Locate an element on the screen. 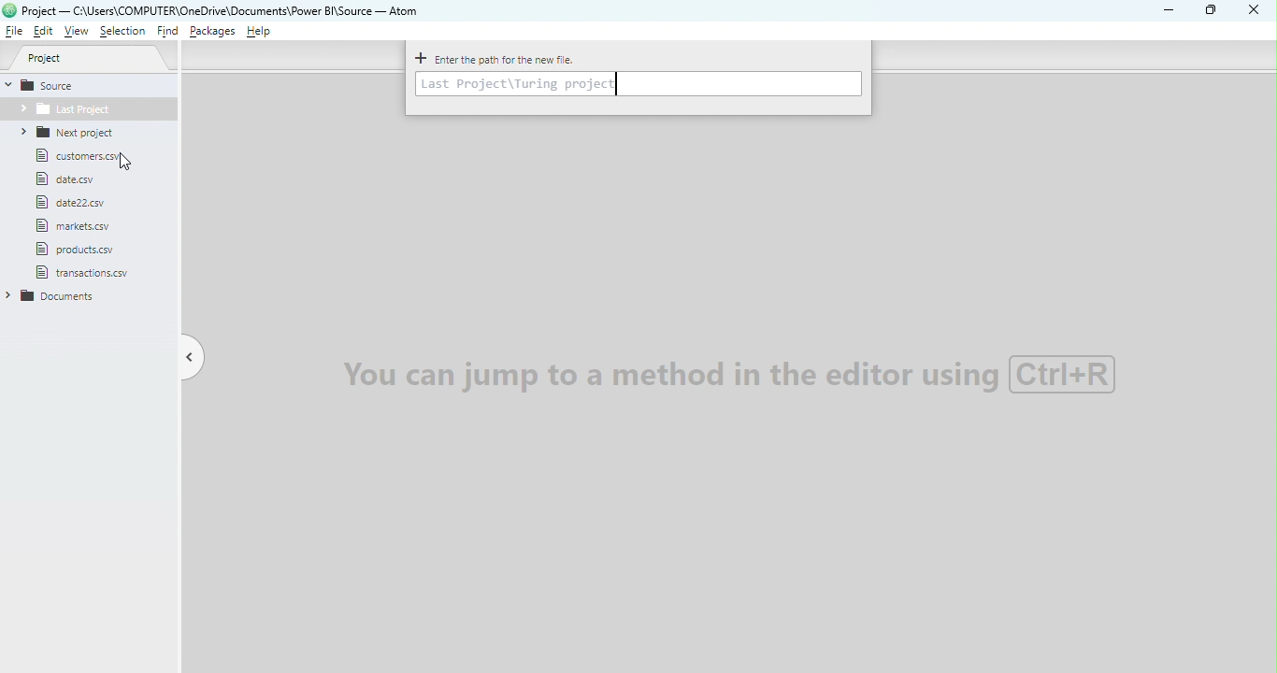  File is located at coordinates (85, 157).